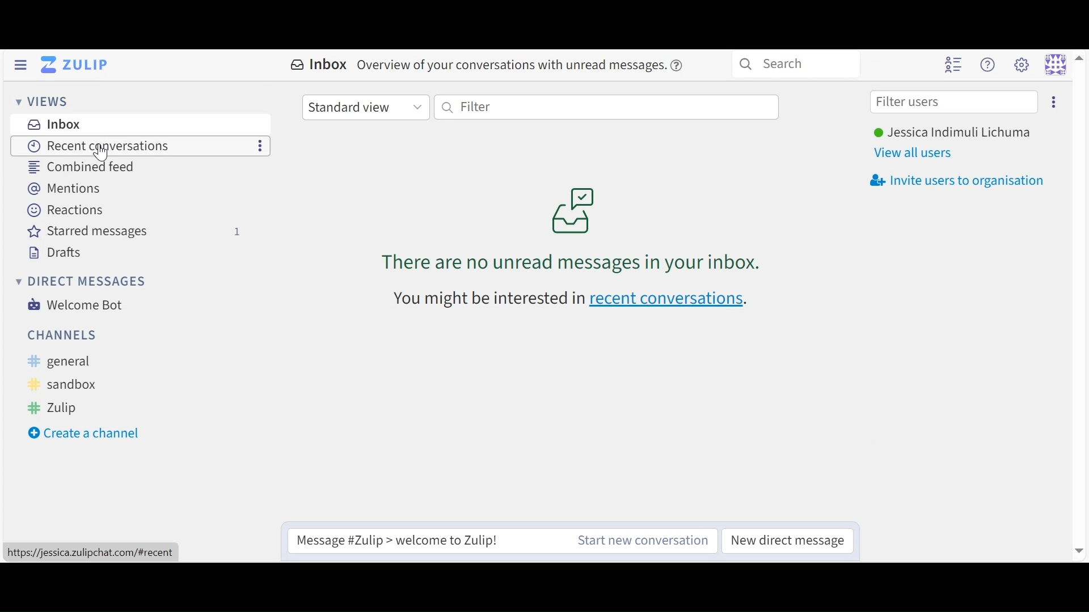 The width and height of the screenshot is (1089, 612). I want to click on Recent Conversations, so click(92, 146).